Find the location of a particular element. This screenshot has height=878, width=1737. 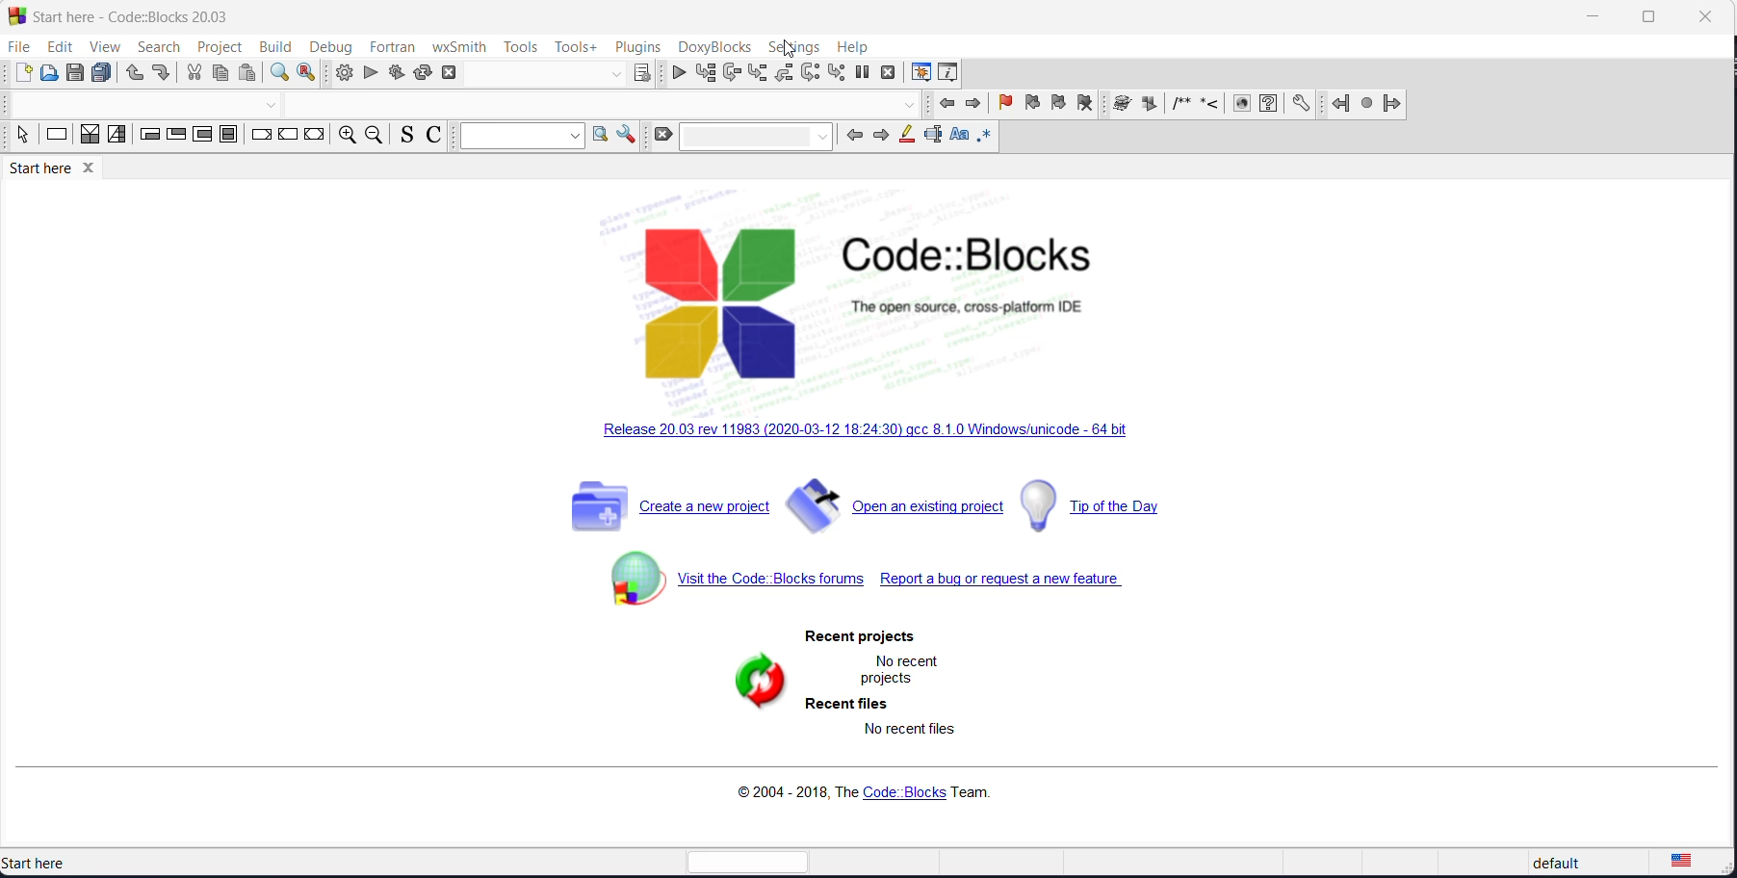

continue instruction is located at coordinates (290, 136).